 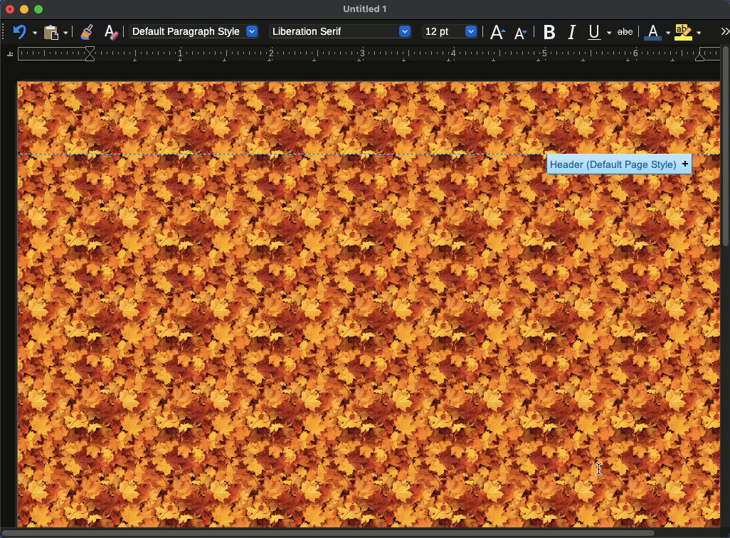 I want to click on cursor, so click(x=599, y=471).